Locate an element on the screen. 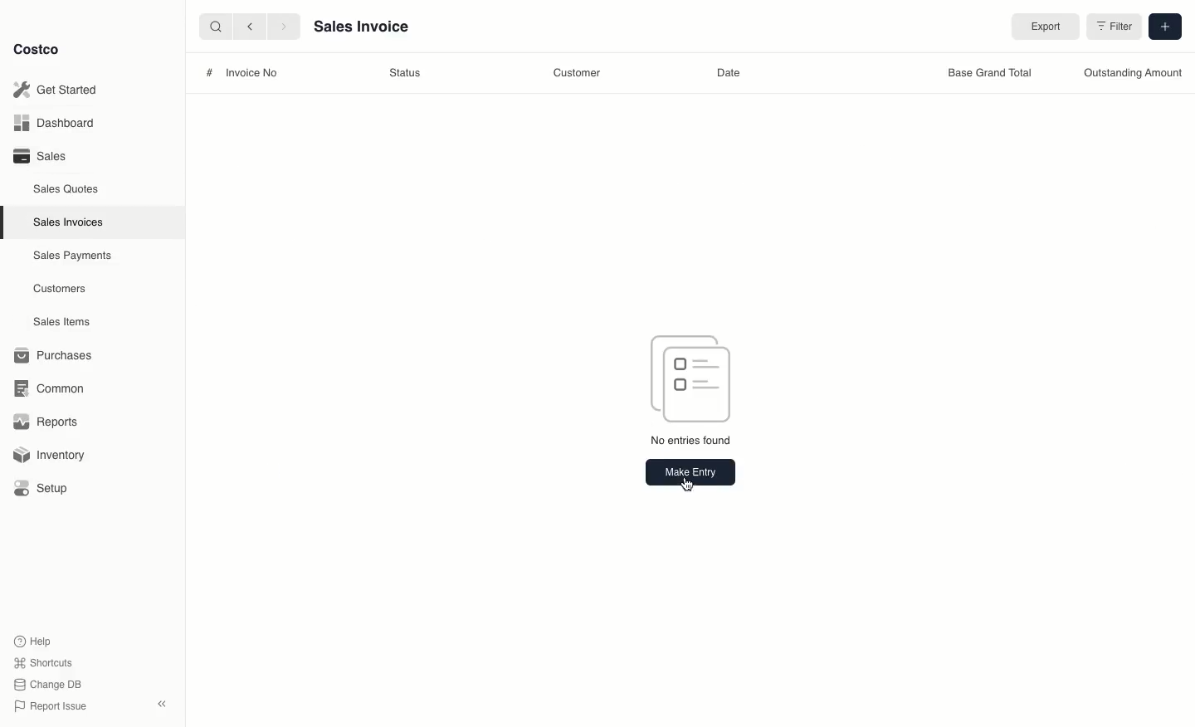 This screenshot has width=1195, height=727. Reports is located at coordinates (46, 423).